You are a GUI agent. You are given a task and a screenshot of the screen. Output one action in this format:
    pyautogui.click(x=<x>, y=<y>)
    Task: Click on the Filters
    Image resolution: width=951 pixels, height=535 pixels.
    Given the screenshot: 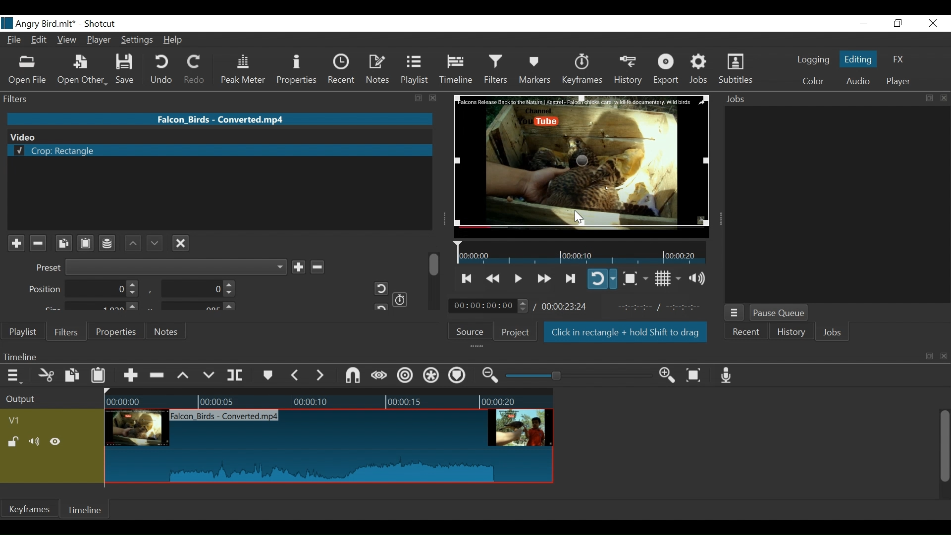 What is the action you would take?
    pyautogui.click(x=65, y=331)
    